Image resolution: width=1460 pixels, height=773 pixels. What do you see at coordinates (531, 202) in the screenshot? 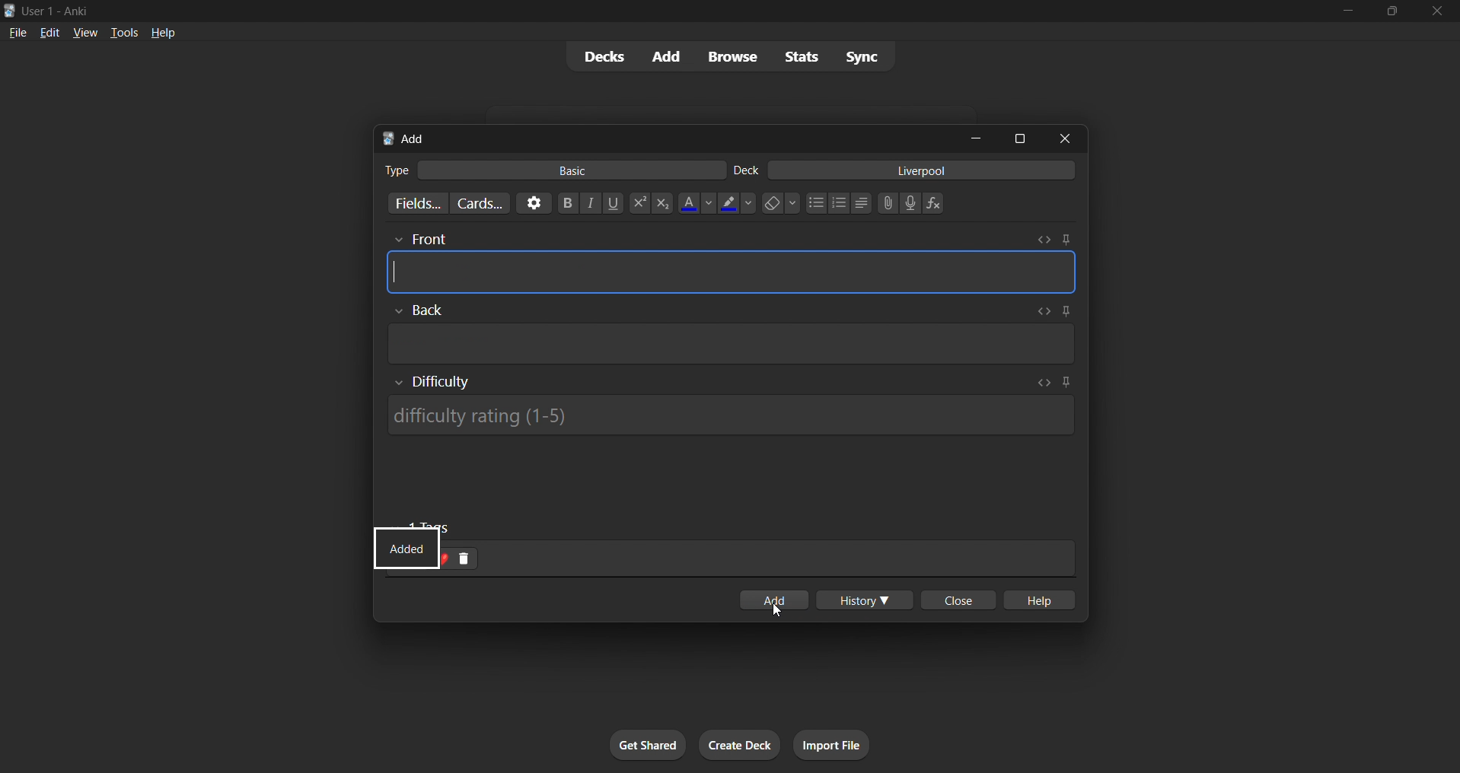
I see `options` at bounding box center [531, 202].